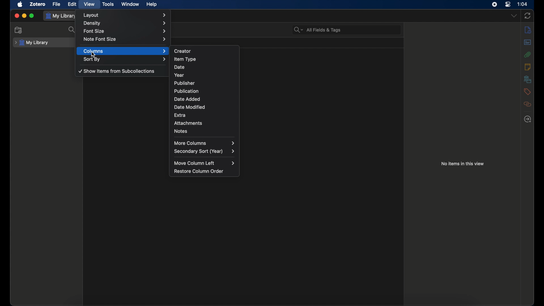 The width and height of the screenshot is (544, 306). I want to click on attachments, so click(528, 54).